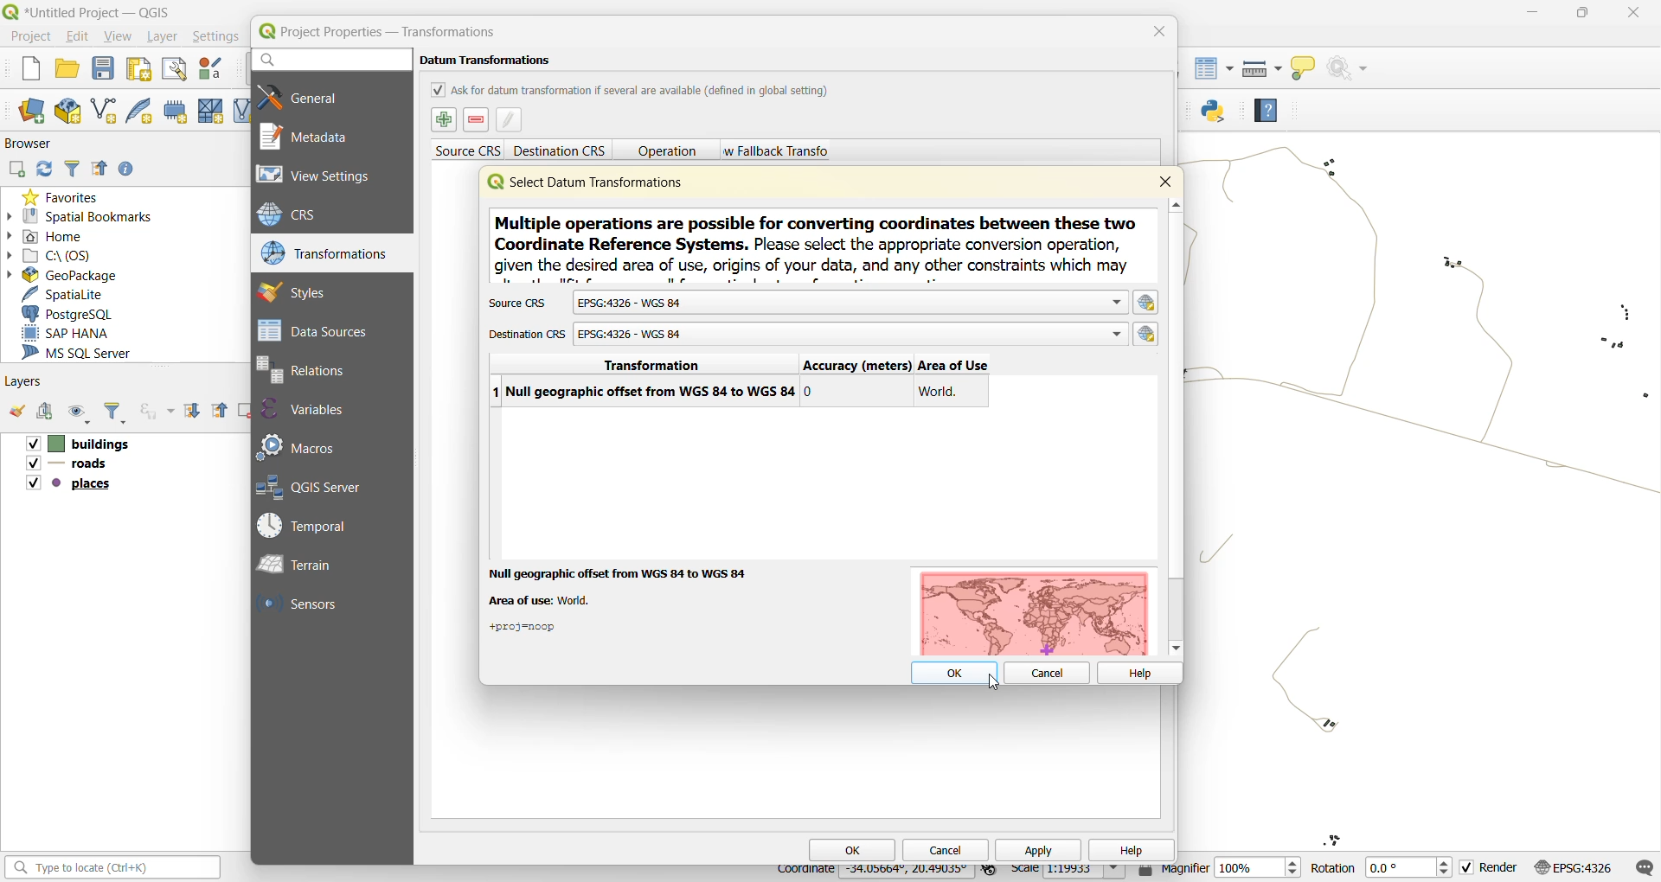  What do you see at coordinates (64, 274) in the screenshot?
I see `geopackage` at bounding box center [64, 274].